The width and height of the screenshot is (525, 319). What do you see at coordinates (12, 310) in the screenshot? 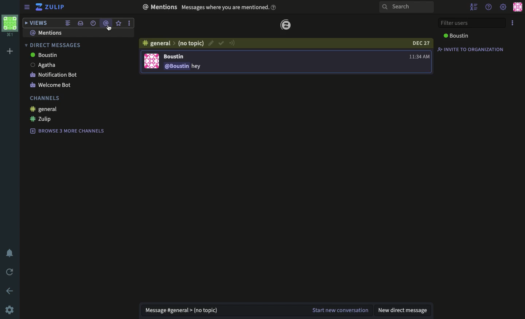
I see `settings` at bounding box center [12, 310].